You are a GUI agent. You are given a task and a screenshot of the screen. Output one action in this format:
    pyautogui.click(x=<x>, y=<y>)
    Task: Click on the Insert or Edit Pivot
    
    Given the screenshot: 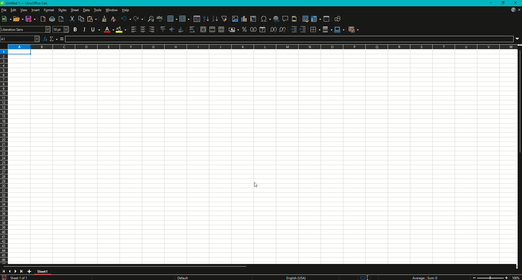 What is the action you would take?
    pyautogui.click(x=253, y=19)
    